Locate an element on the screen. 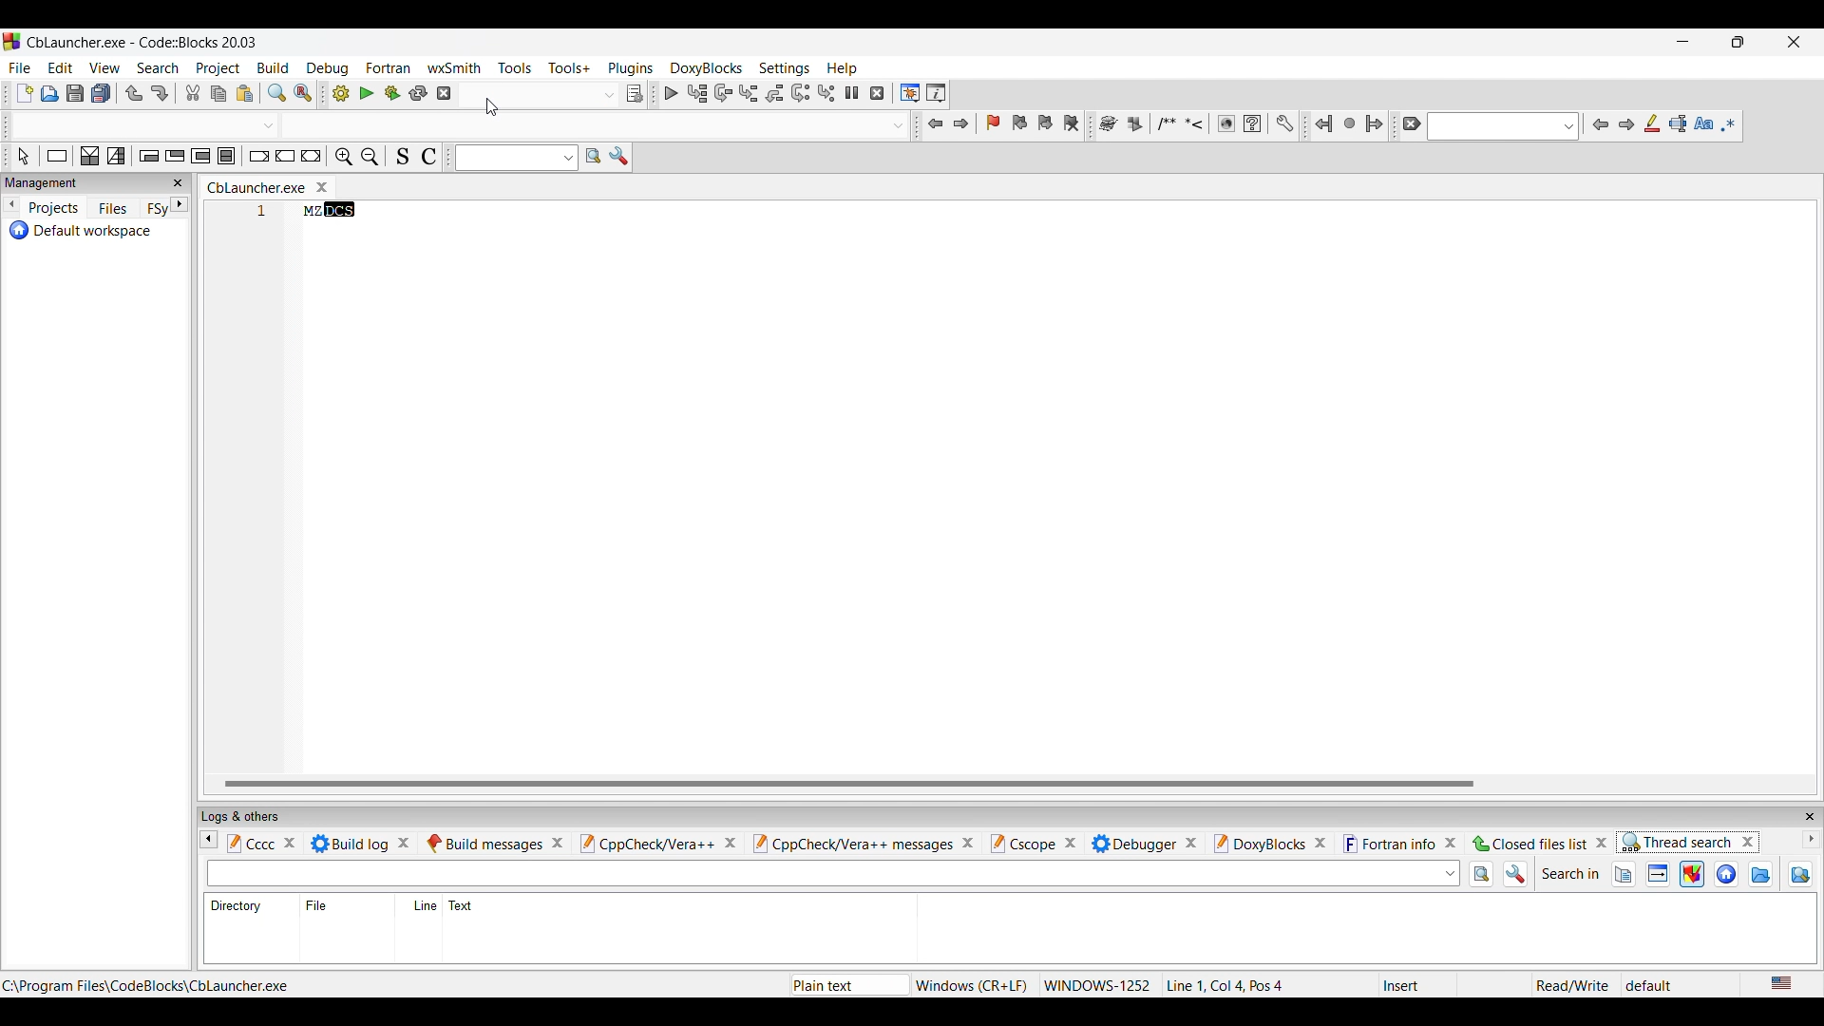 Image resolution: width=1824 pixels, height=1026 pixels. Default workspace project is located at coordinates (84, 230).